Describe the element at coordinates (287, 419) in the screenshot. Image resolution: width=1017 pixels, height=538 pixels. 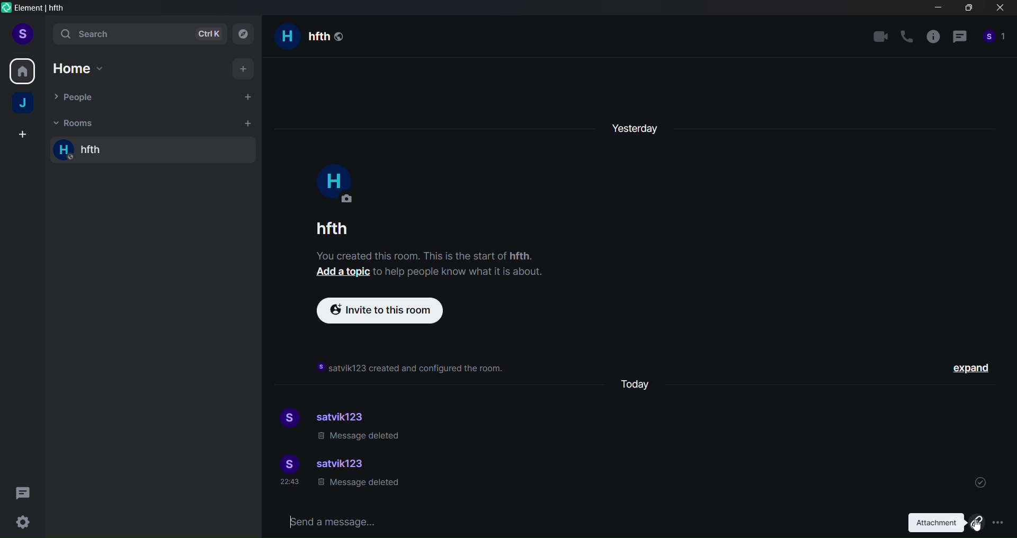
I see `display picture` at that location.